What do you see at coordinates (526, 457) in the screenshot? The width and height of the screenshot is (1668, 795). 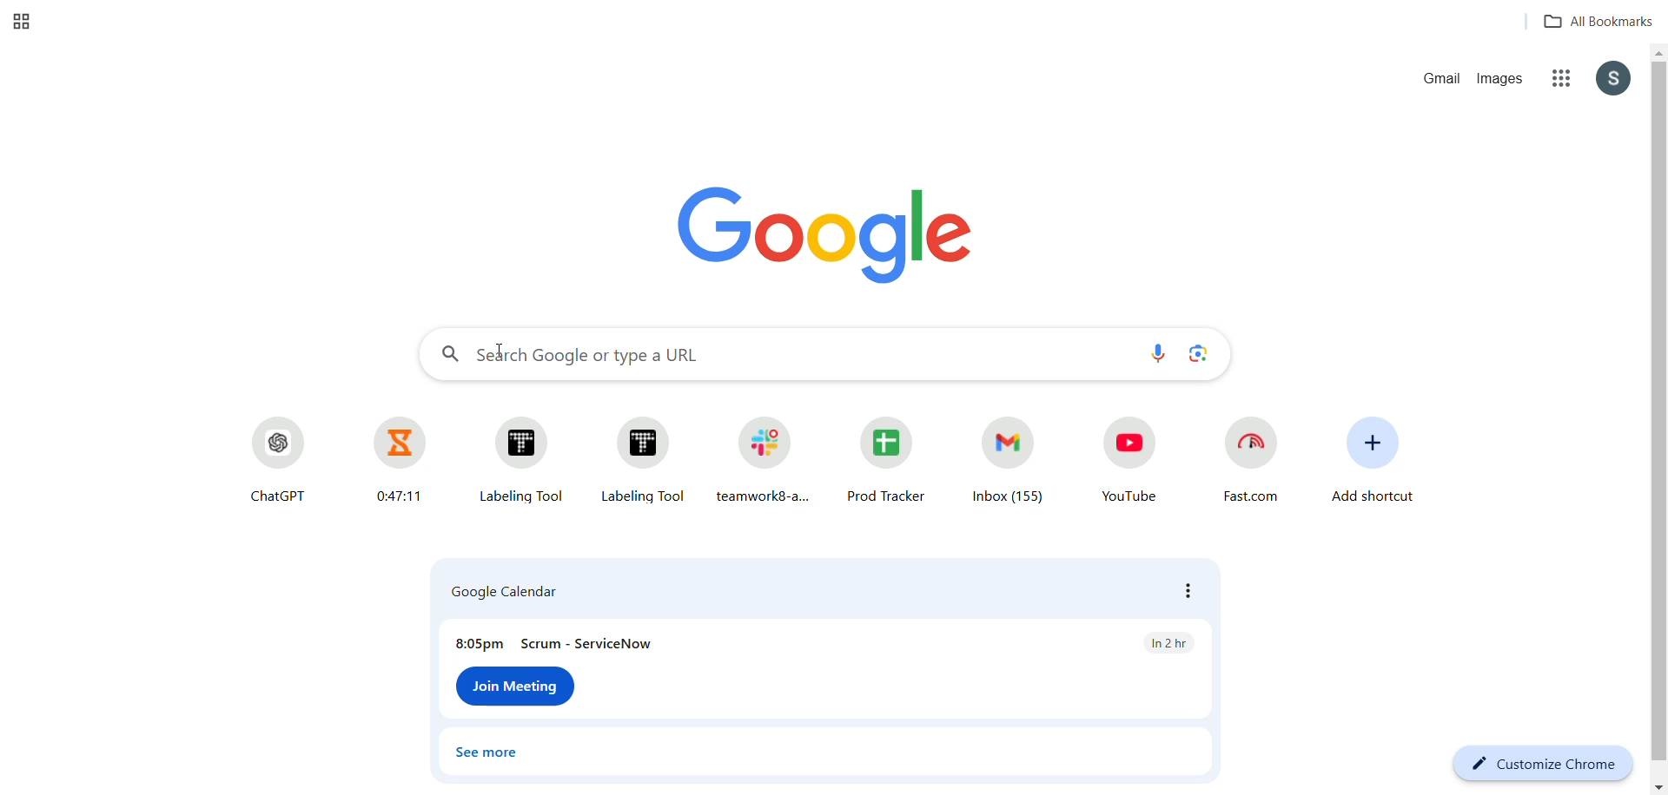 I see `Labeling Tool` at bounding box center [526, 457].